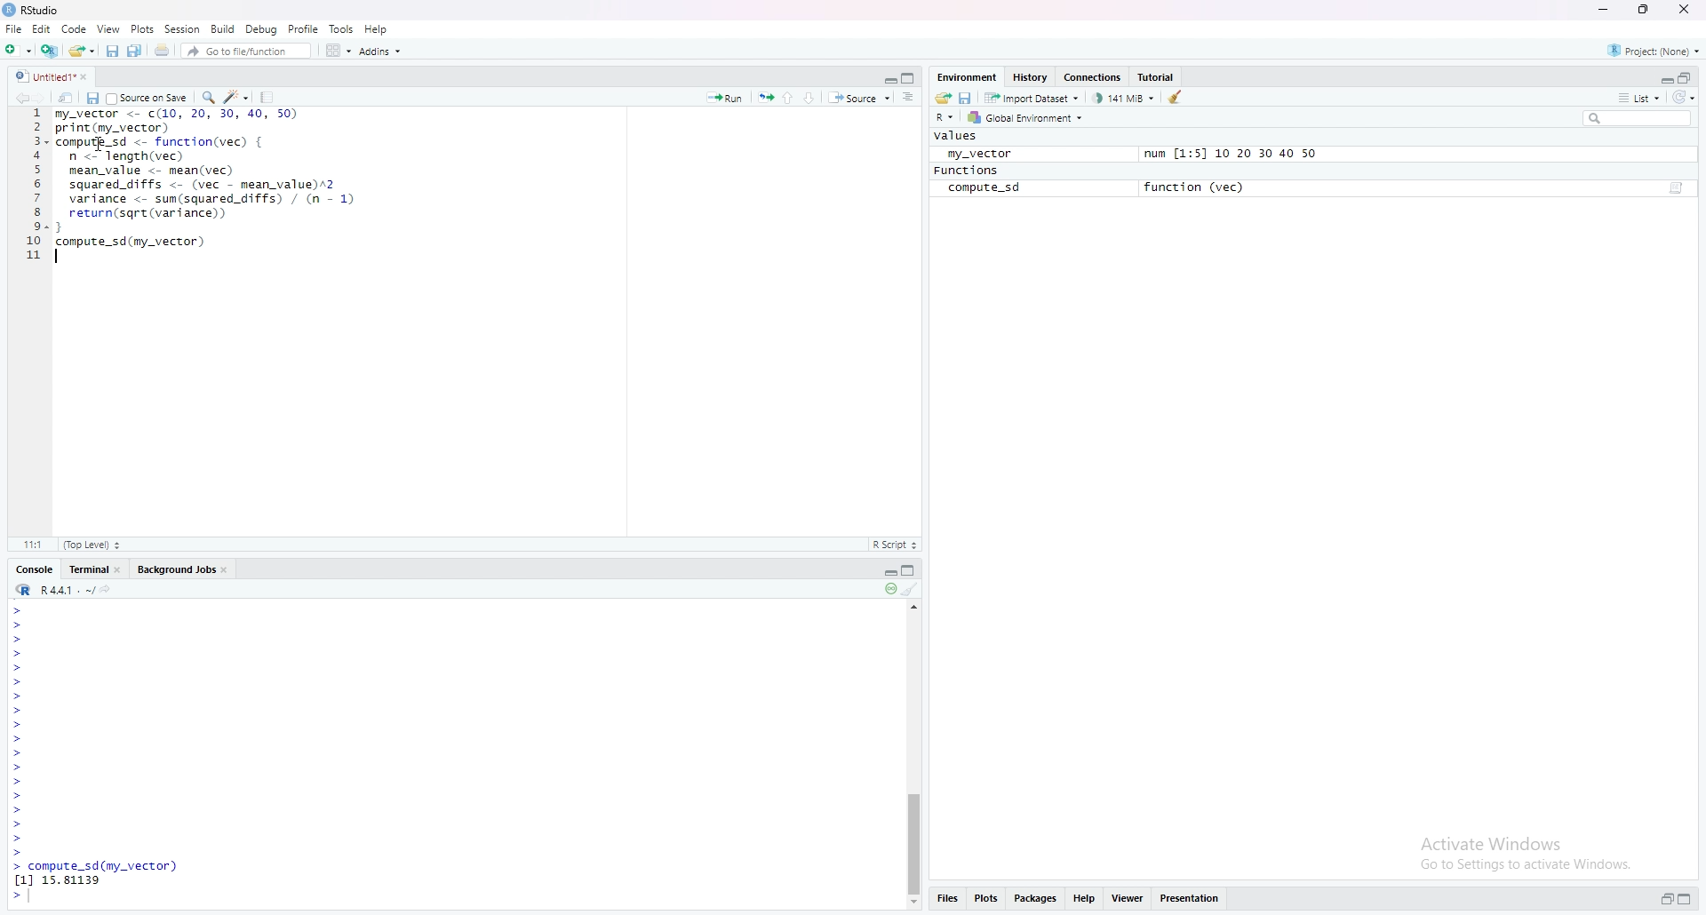 The width and height of the screenshot is (1706, 915). Describe the element at coordinates (207, 97) in the screenshot. I see `Find and replace` at that location.